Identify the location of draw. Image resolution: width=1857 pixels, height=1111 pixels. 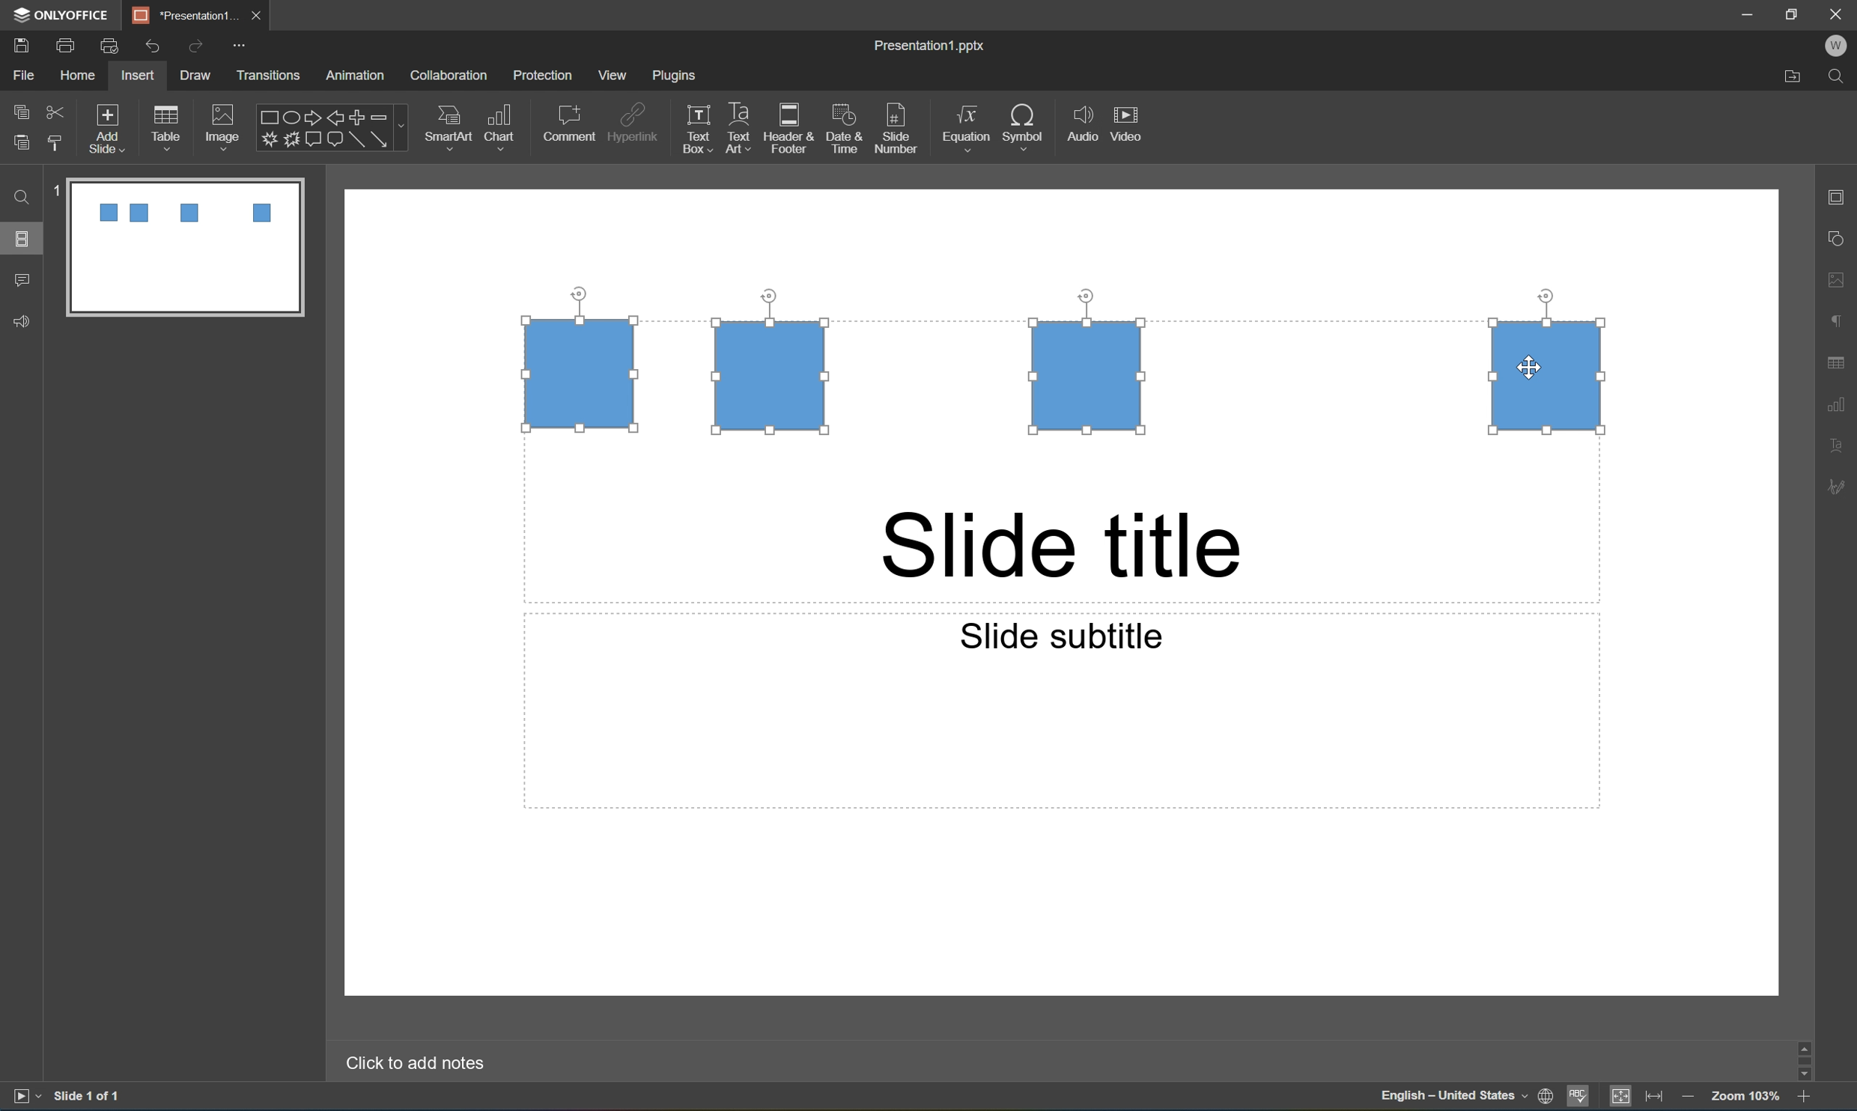
(192, 75).